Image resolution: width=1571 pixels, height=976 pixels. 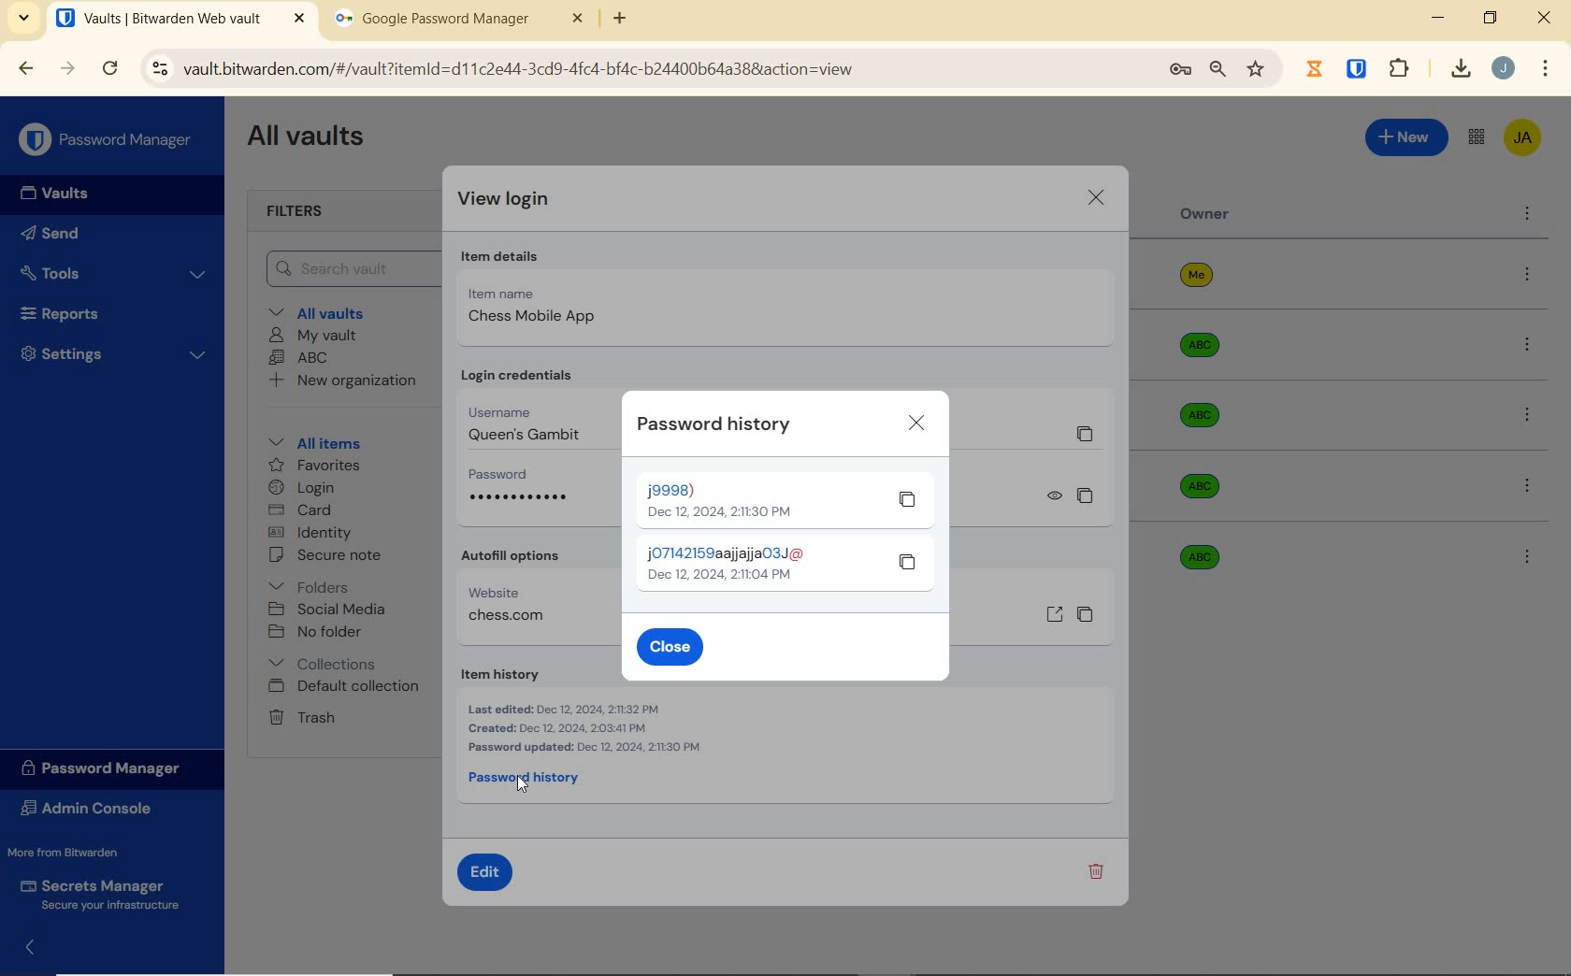 What do you see at coordinates (508, 619) in the screenshot?
I see `chess.com` at bounding box center [508, 619].